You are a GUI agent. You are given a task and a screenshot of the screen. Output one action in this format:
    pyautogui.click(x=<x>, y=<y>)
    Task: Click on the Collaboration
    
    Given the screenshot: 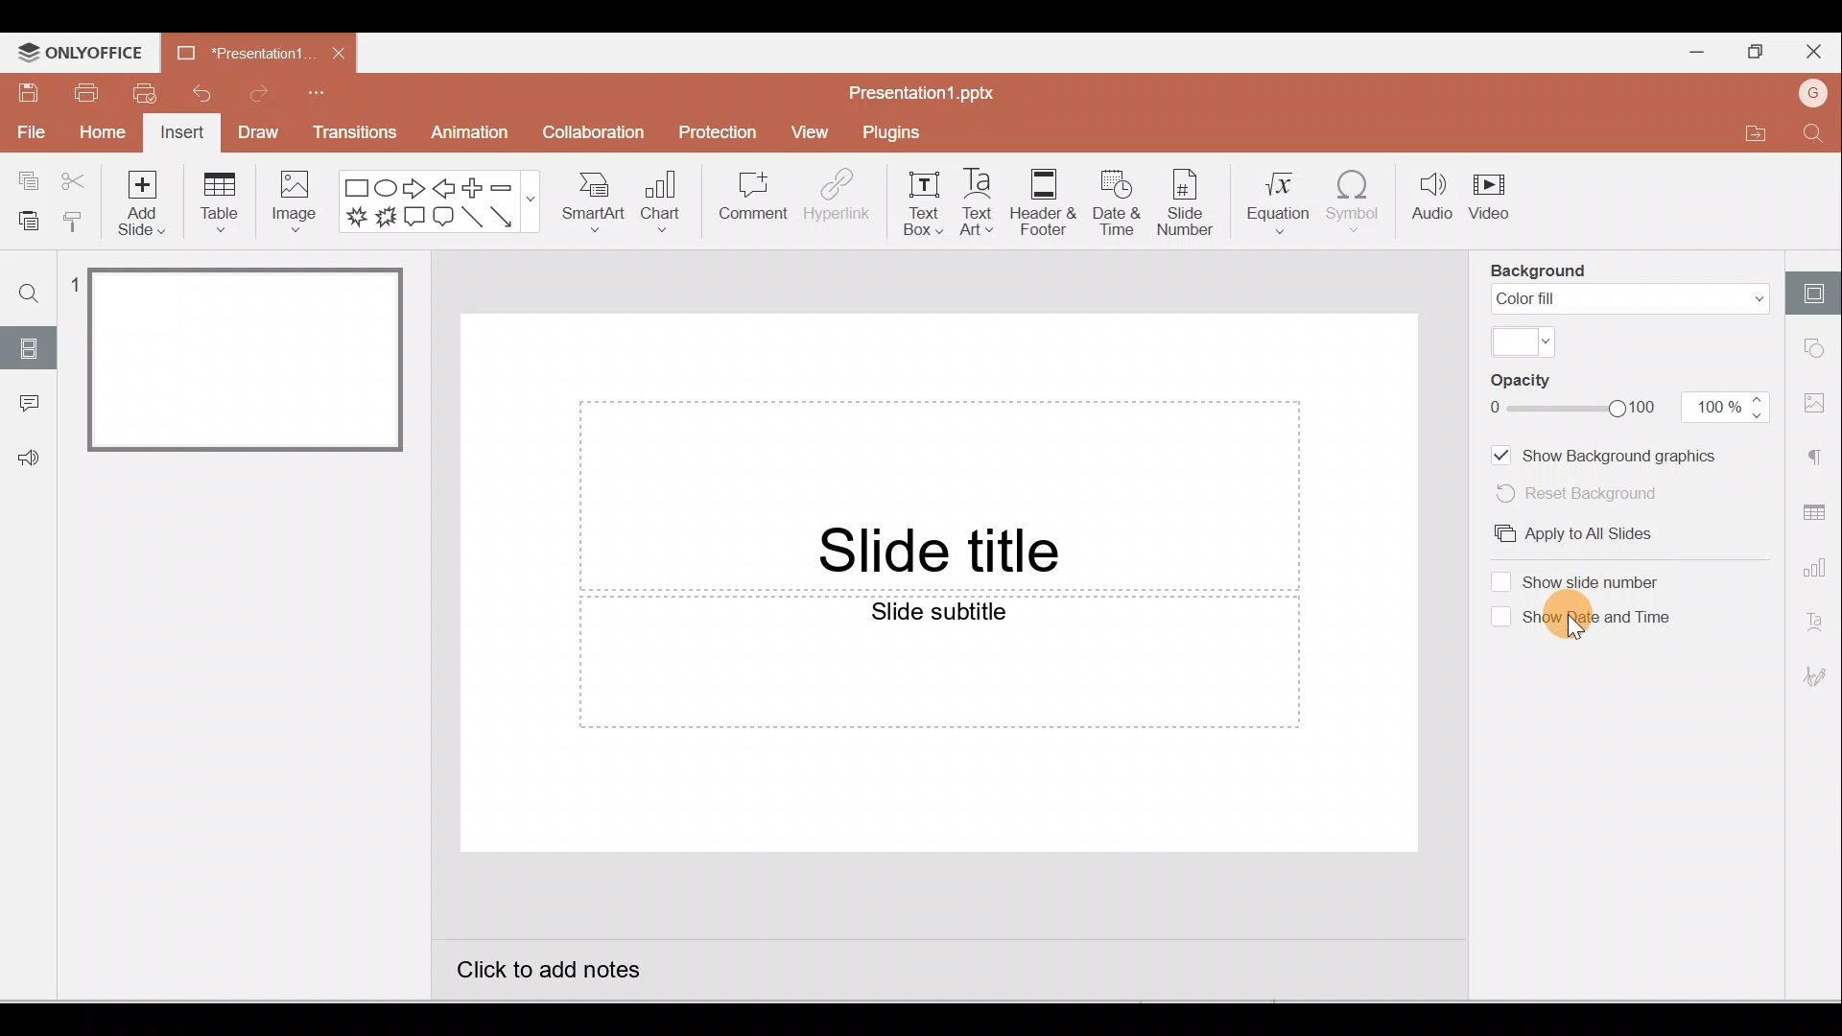 What is the action you would take?
    pyautogui.click(x=604, y=130)
    